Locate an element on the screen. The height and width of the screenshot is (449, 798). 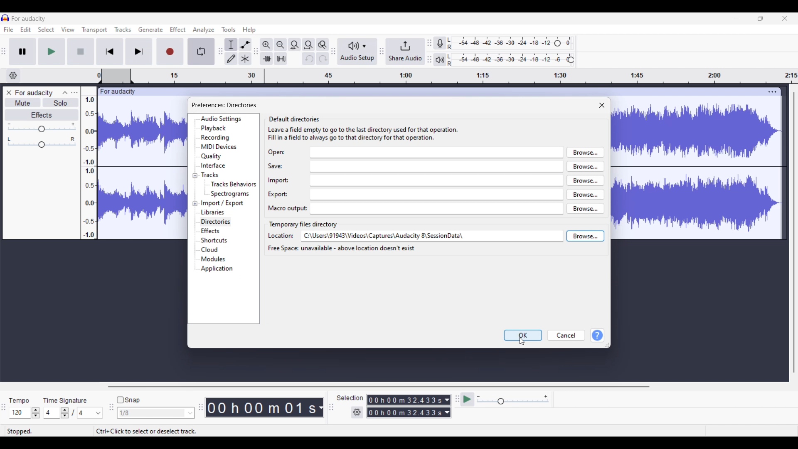
Analyze menu is located at coordinates (204, 30).